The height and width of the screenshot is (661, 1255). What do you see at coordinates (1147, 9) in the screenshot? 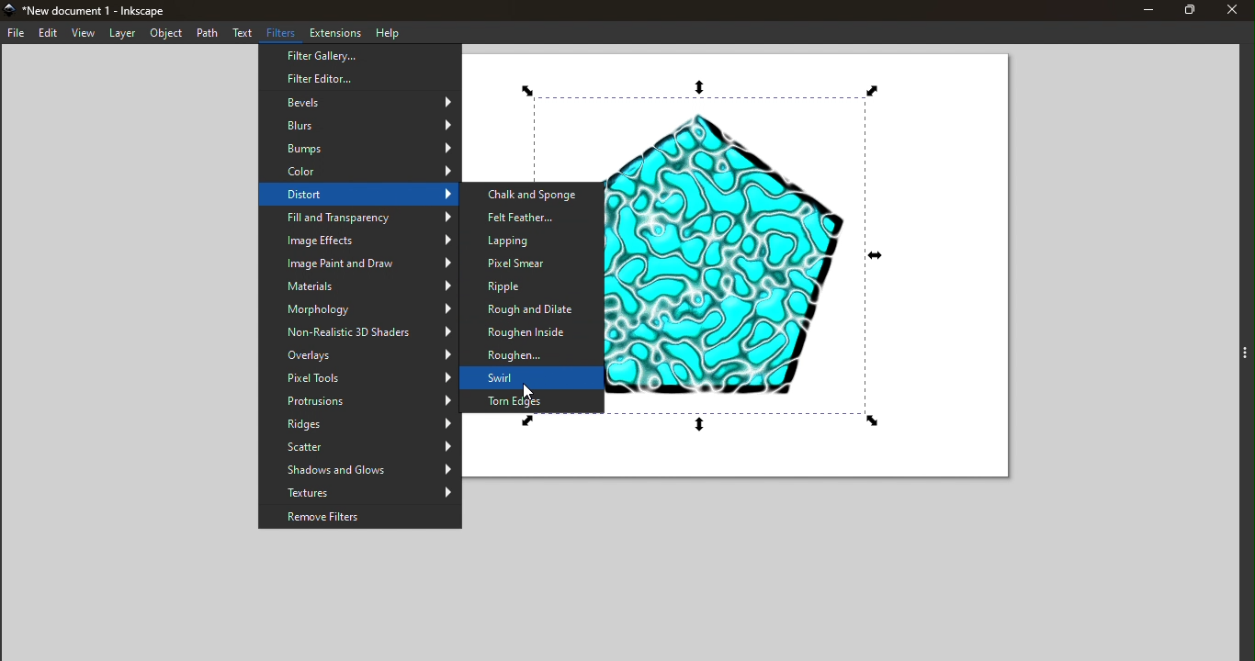
I see `Minimize` at bounding box center [1147, 9].